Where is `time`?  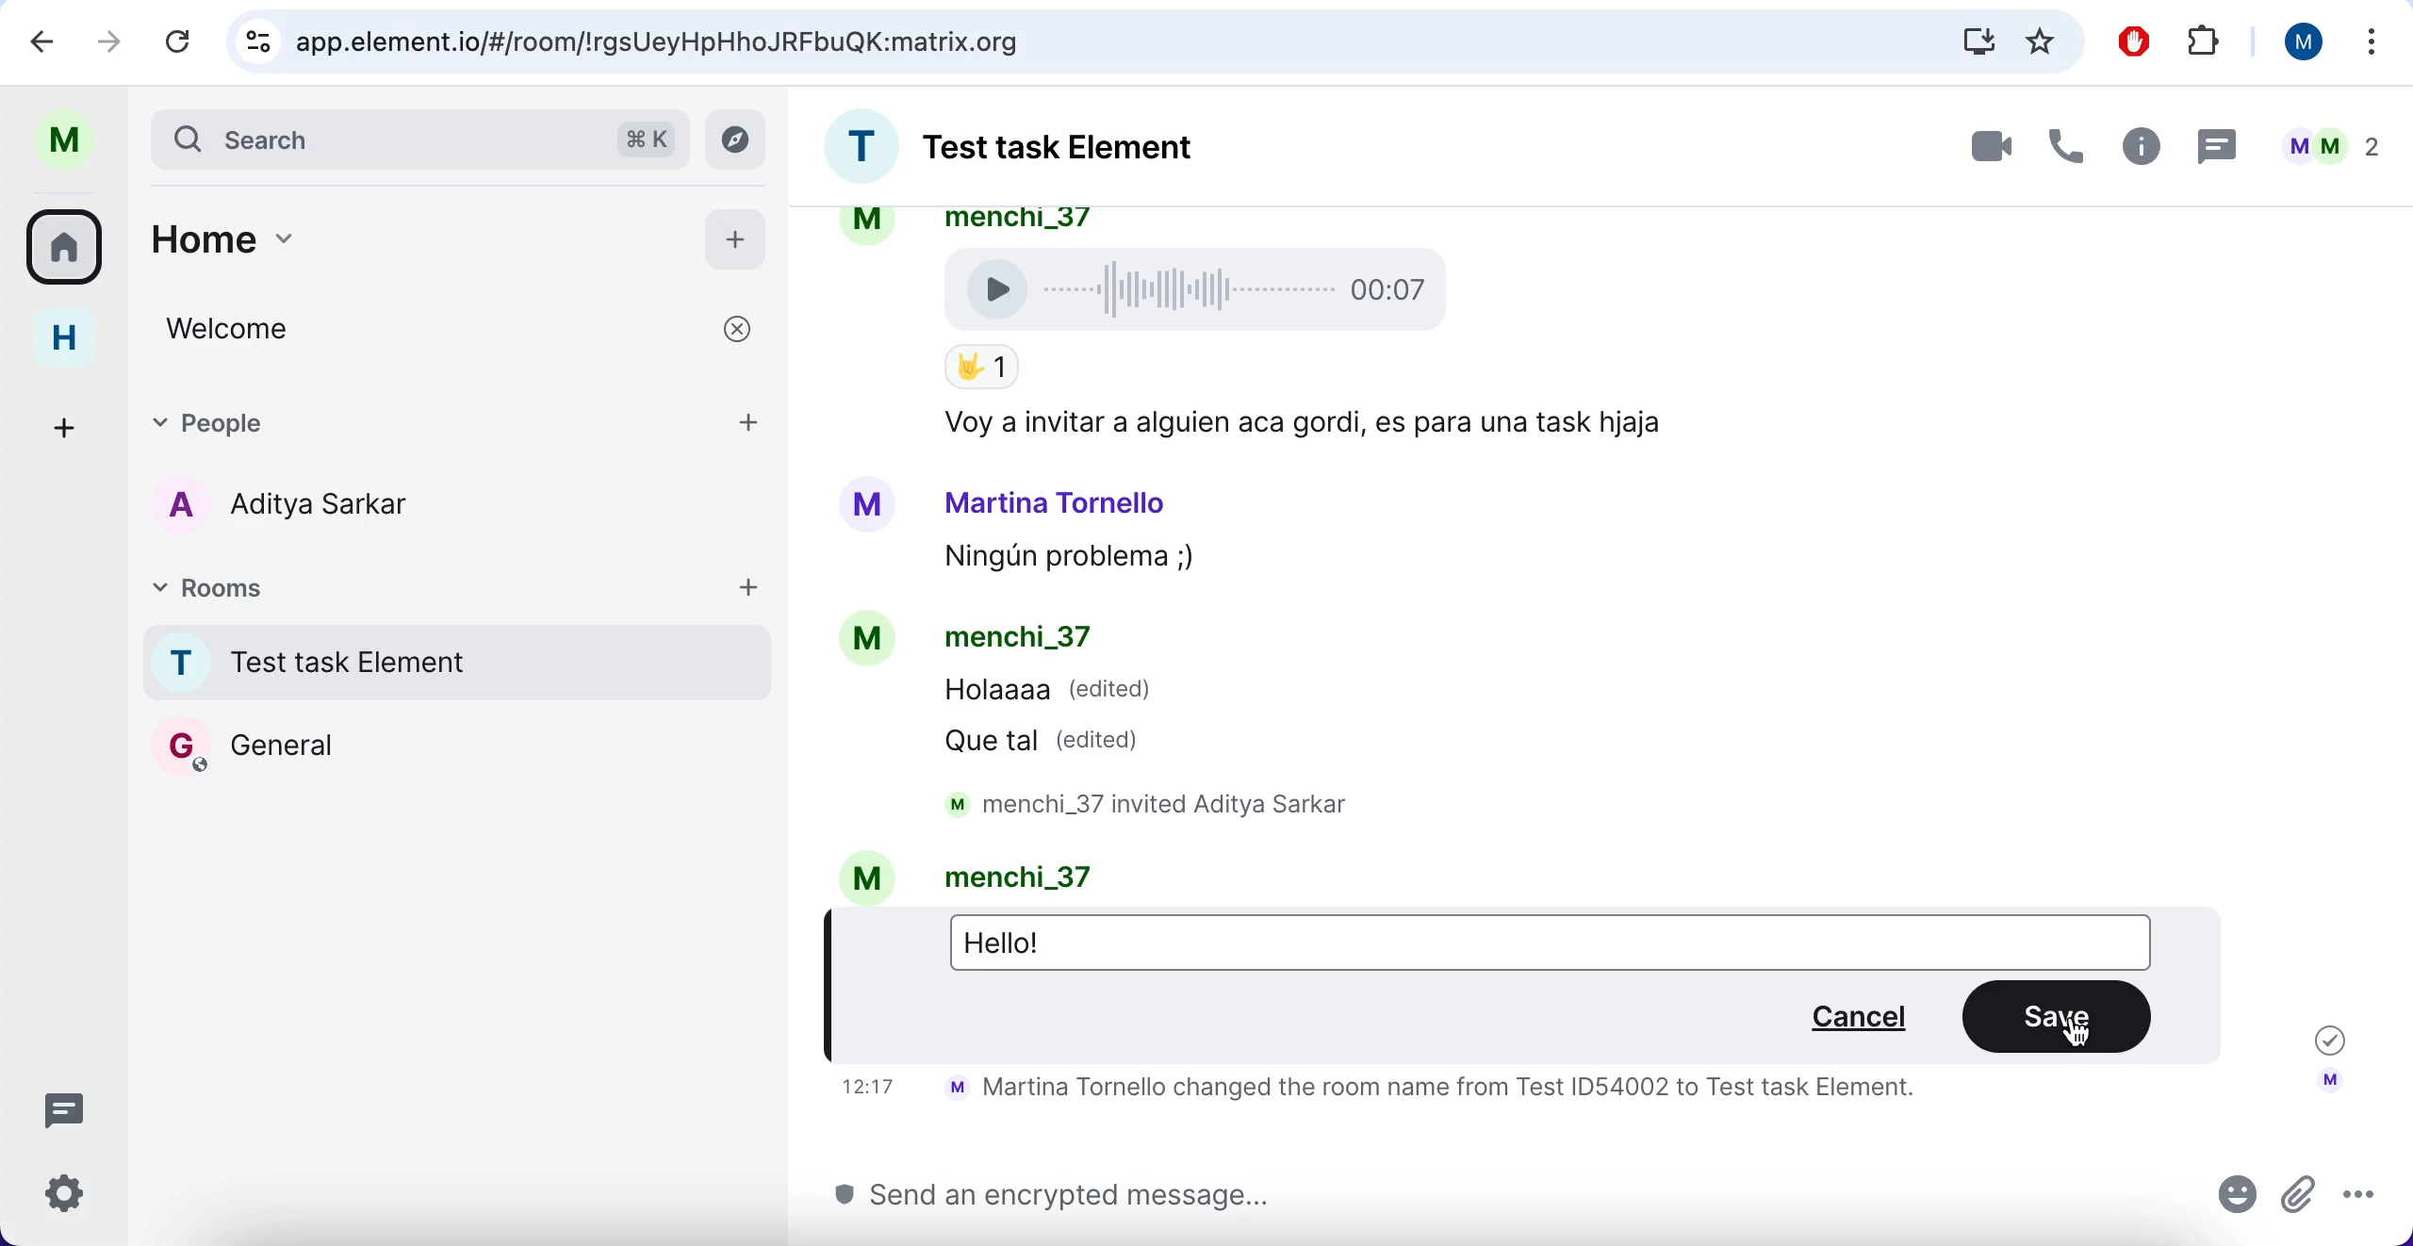 time is located at coordinates (865, 1089).